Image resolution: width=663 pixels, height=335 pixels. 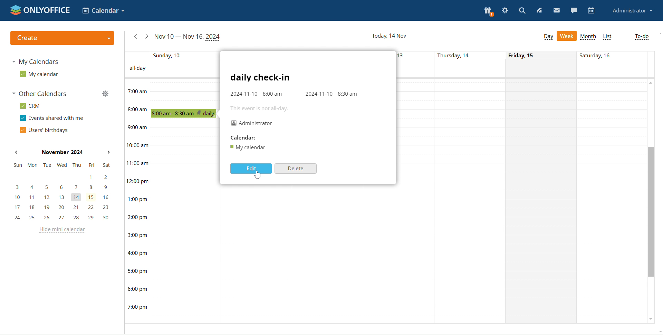 I want to click on time of the day, so click(x=137, y=195).